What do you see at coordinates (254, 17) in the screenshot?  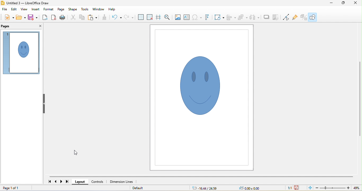 I see `select atleast three objects to attribute` at bounding box center [254, 17].